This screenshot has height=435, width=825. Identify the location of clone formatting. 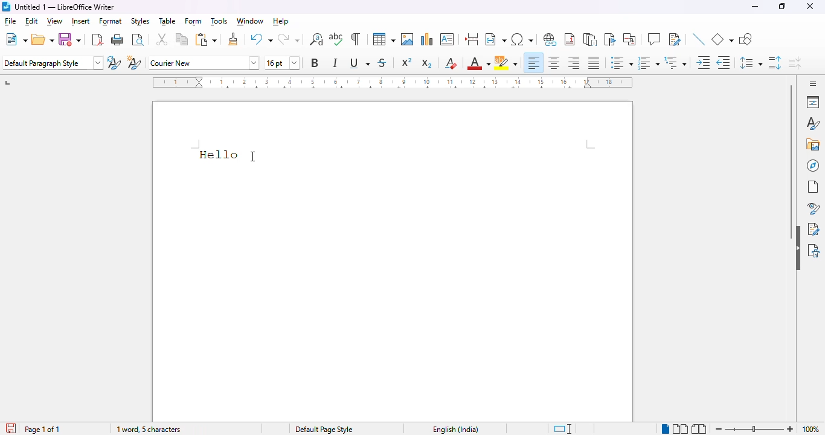
(233, 38).